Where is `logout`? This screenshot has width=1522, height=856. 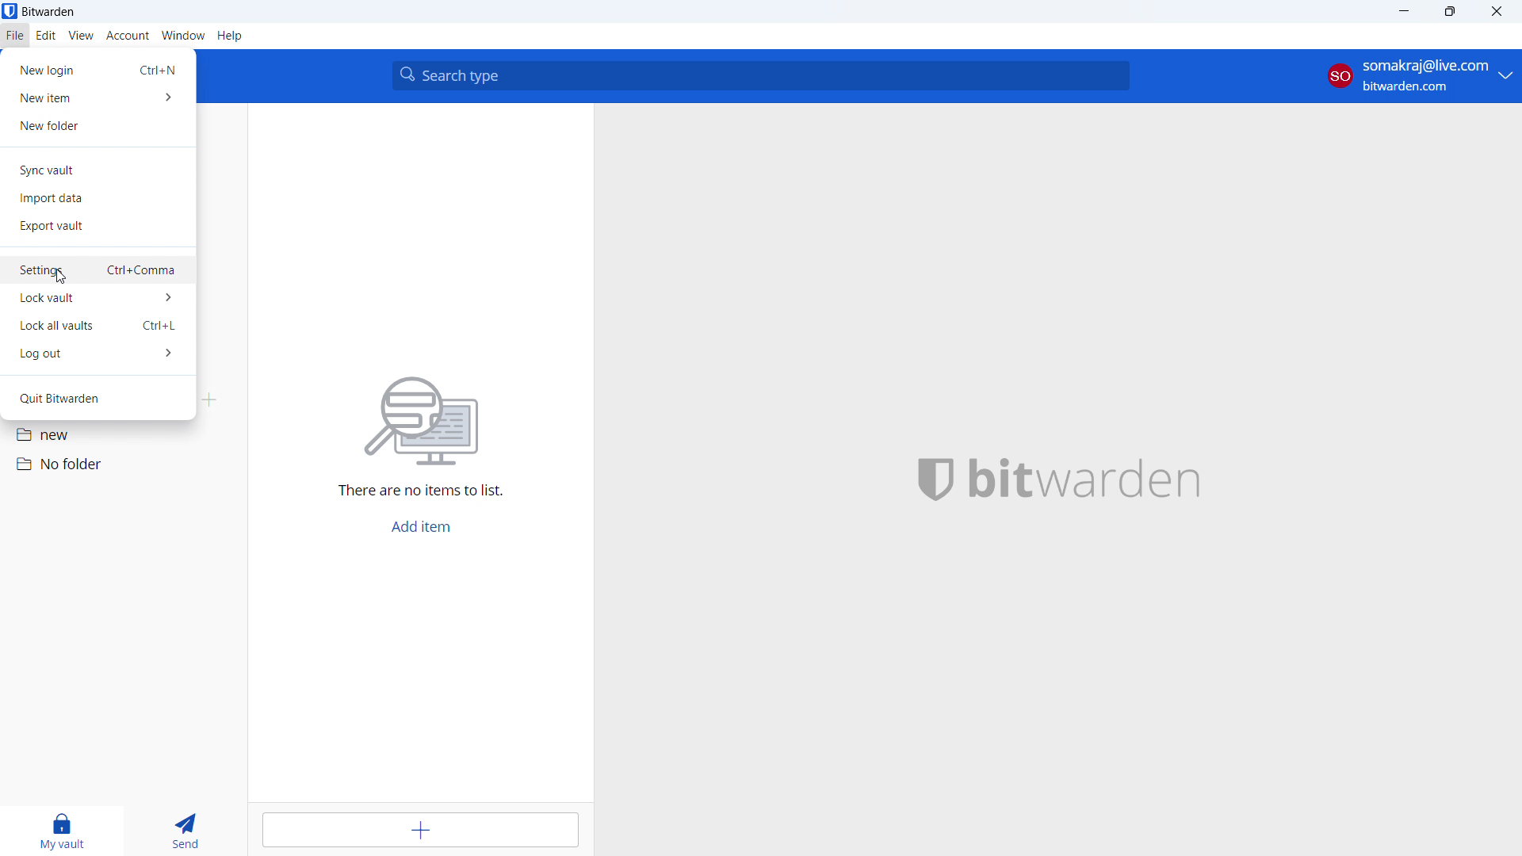 logout is located at coordinates (98, 353).